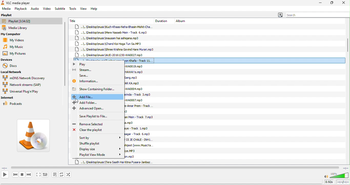 Image resolution: width=350 pixels, height=185 pixels. I want to click on my videos, so click(16, 40).